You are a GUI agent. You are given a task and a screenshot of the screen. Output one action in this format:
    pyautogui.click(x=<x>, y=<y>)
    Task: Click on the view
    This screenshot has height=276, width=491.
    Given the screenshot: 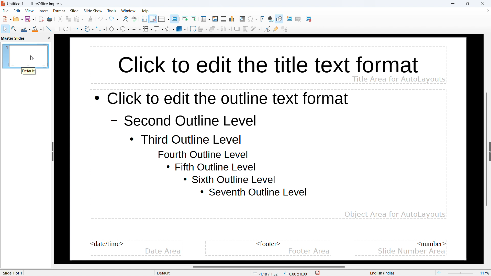 What is the action you would take?
    pyautogui.click(x=29, y=11)
    